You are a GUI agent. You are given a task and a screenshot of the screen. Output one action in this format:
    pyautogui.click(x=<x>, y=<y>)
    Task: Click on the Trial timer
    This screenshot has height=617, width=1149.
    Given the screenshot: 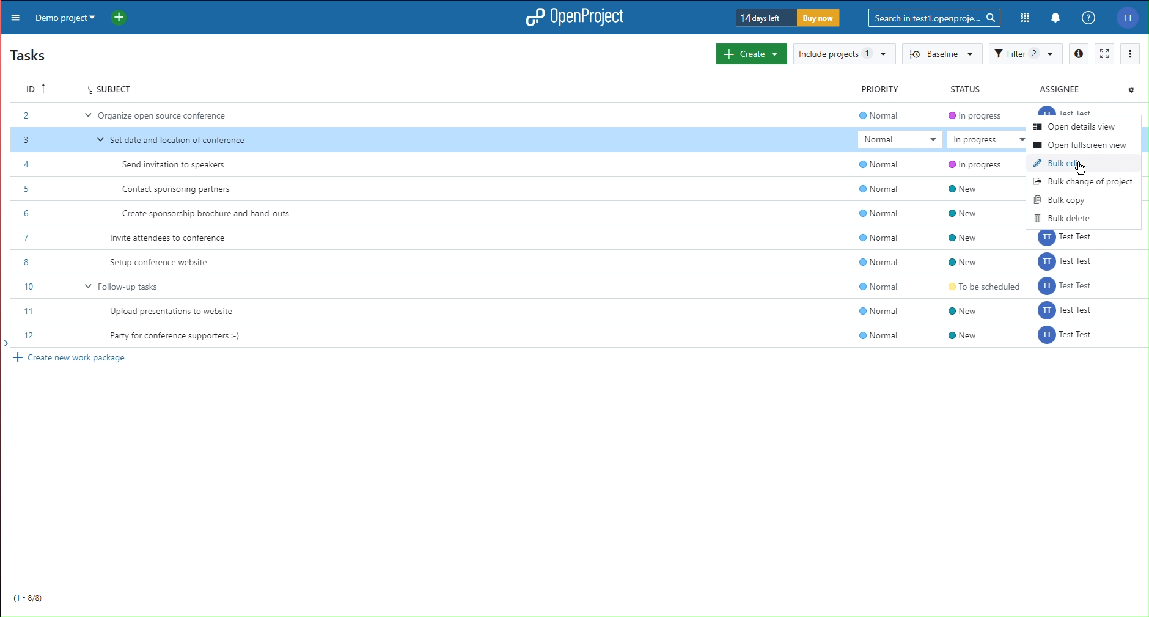 What is the action you would take?
    pyautogui.click(x=789, y=18)
    